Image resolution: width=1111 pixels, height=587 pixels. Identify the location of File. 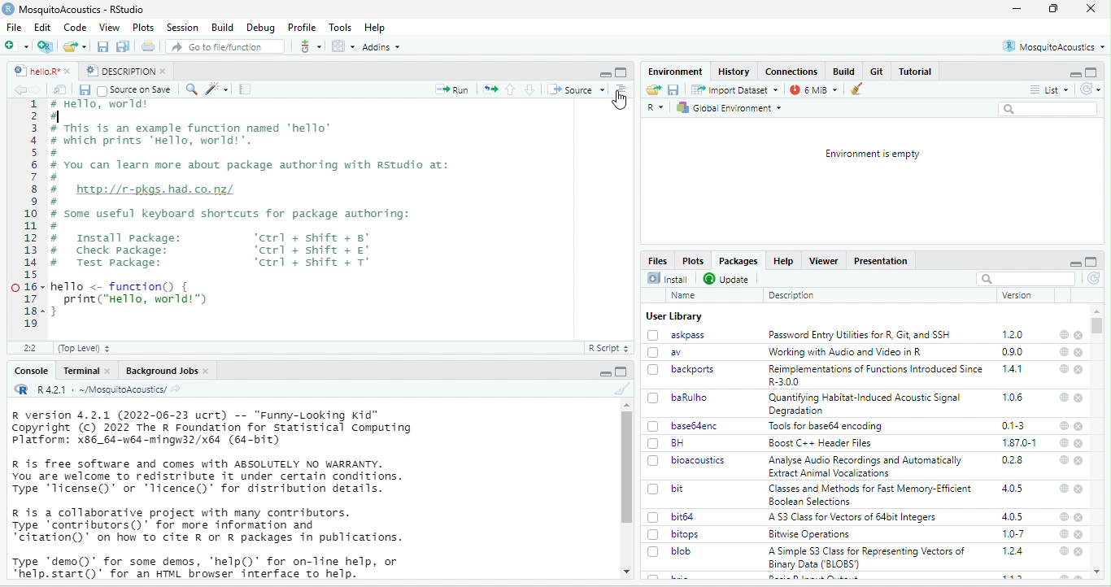
(17, 27).